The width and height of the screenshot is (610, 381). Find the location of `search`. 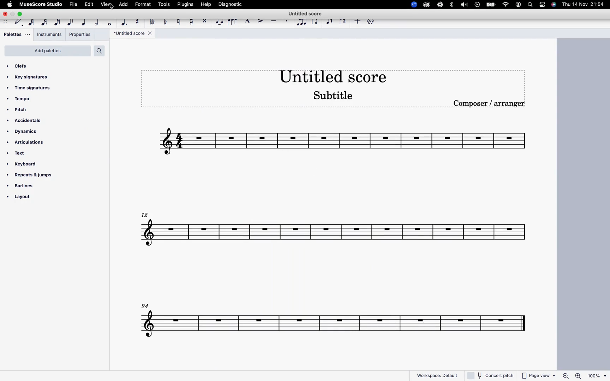

search is located at coordinates (99, 51).